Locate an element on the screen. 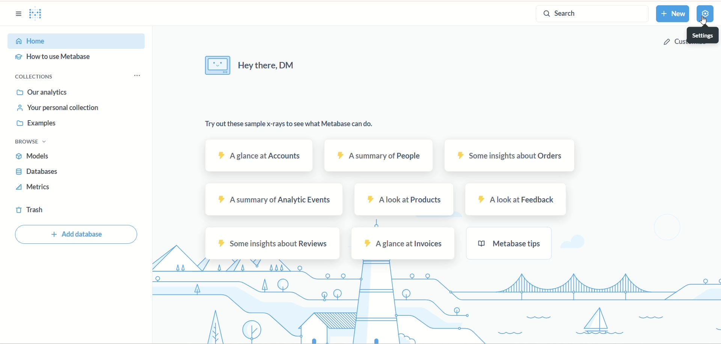 The image size is (721, 344). text is located at coordinates (294, 126).